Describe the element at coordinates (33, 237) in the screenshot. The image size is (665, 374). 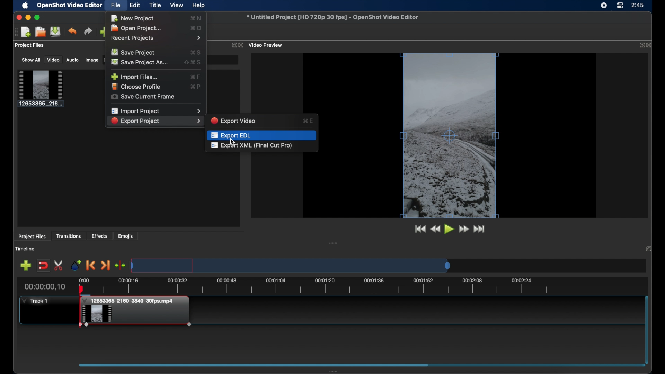
I see `project files` at that location.